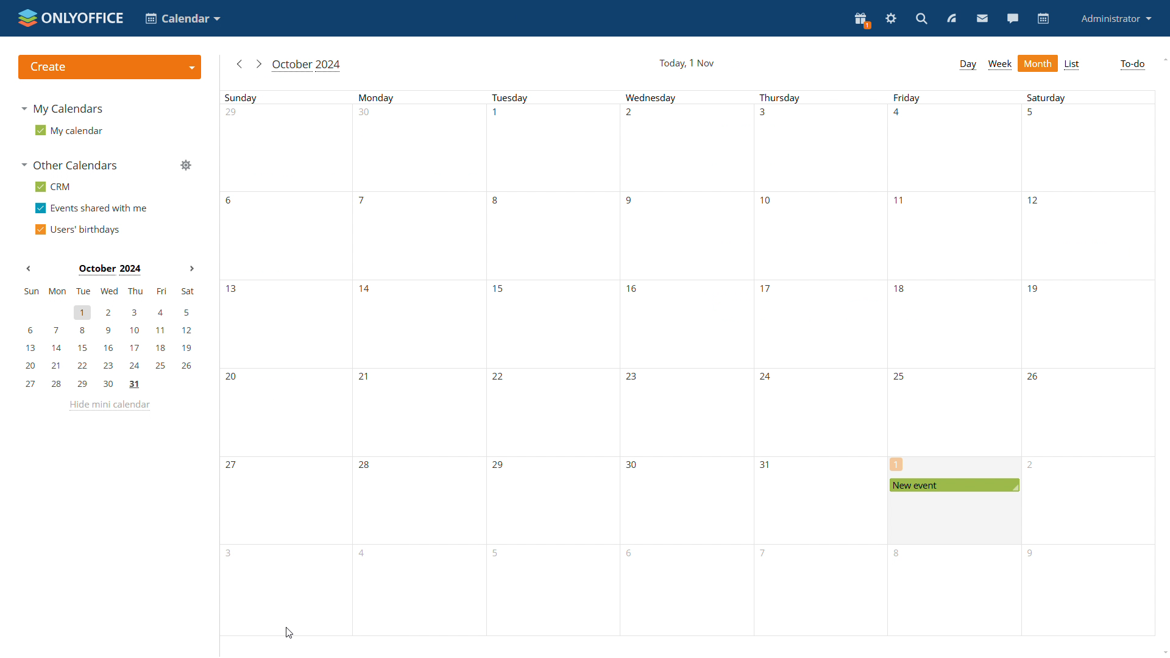 Image resolution: width=1170 pixels, height=658 pixels. I want to click on Friday, so click(954, 363).